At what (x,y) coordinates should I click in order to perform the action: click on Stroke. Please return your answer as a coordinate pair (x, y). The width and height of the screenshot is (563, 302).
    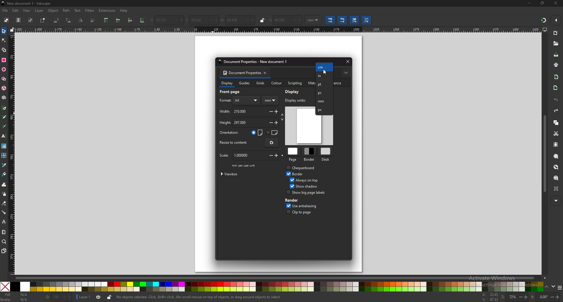
    Looking at the image, I should click on (15, 300).